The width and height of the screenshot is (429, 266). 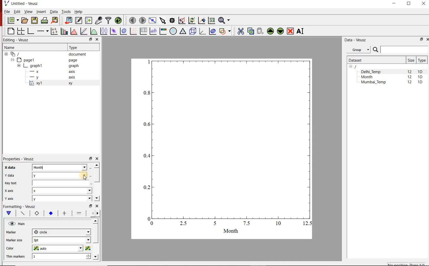 What do you see at coordinates (192, 21) in the screenshot?
I see `click to zoom out of graph axes` at bounding box center [192, 21].